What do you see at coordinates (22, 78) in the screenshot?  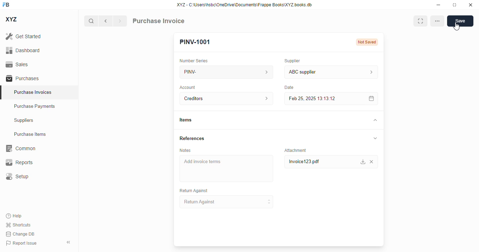 I see `purchases` at bounding box center [22, 78].